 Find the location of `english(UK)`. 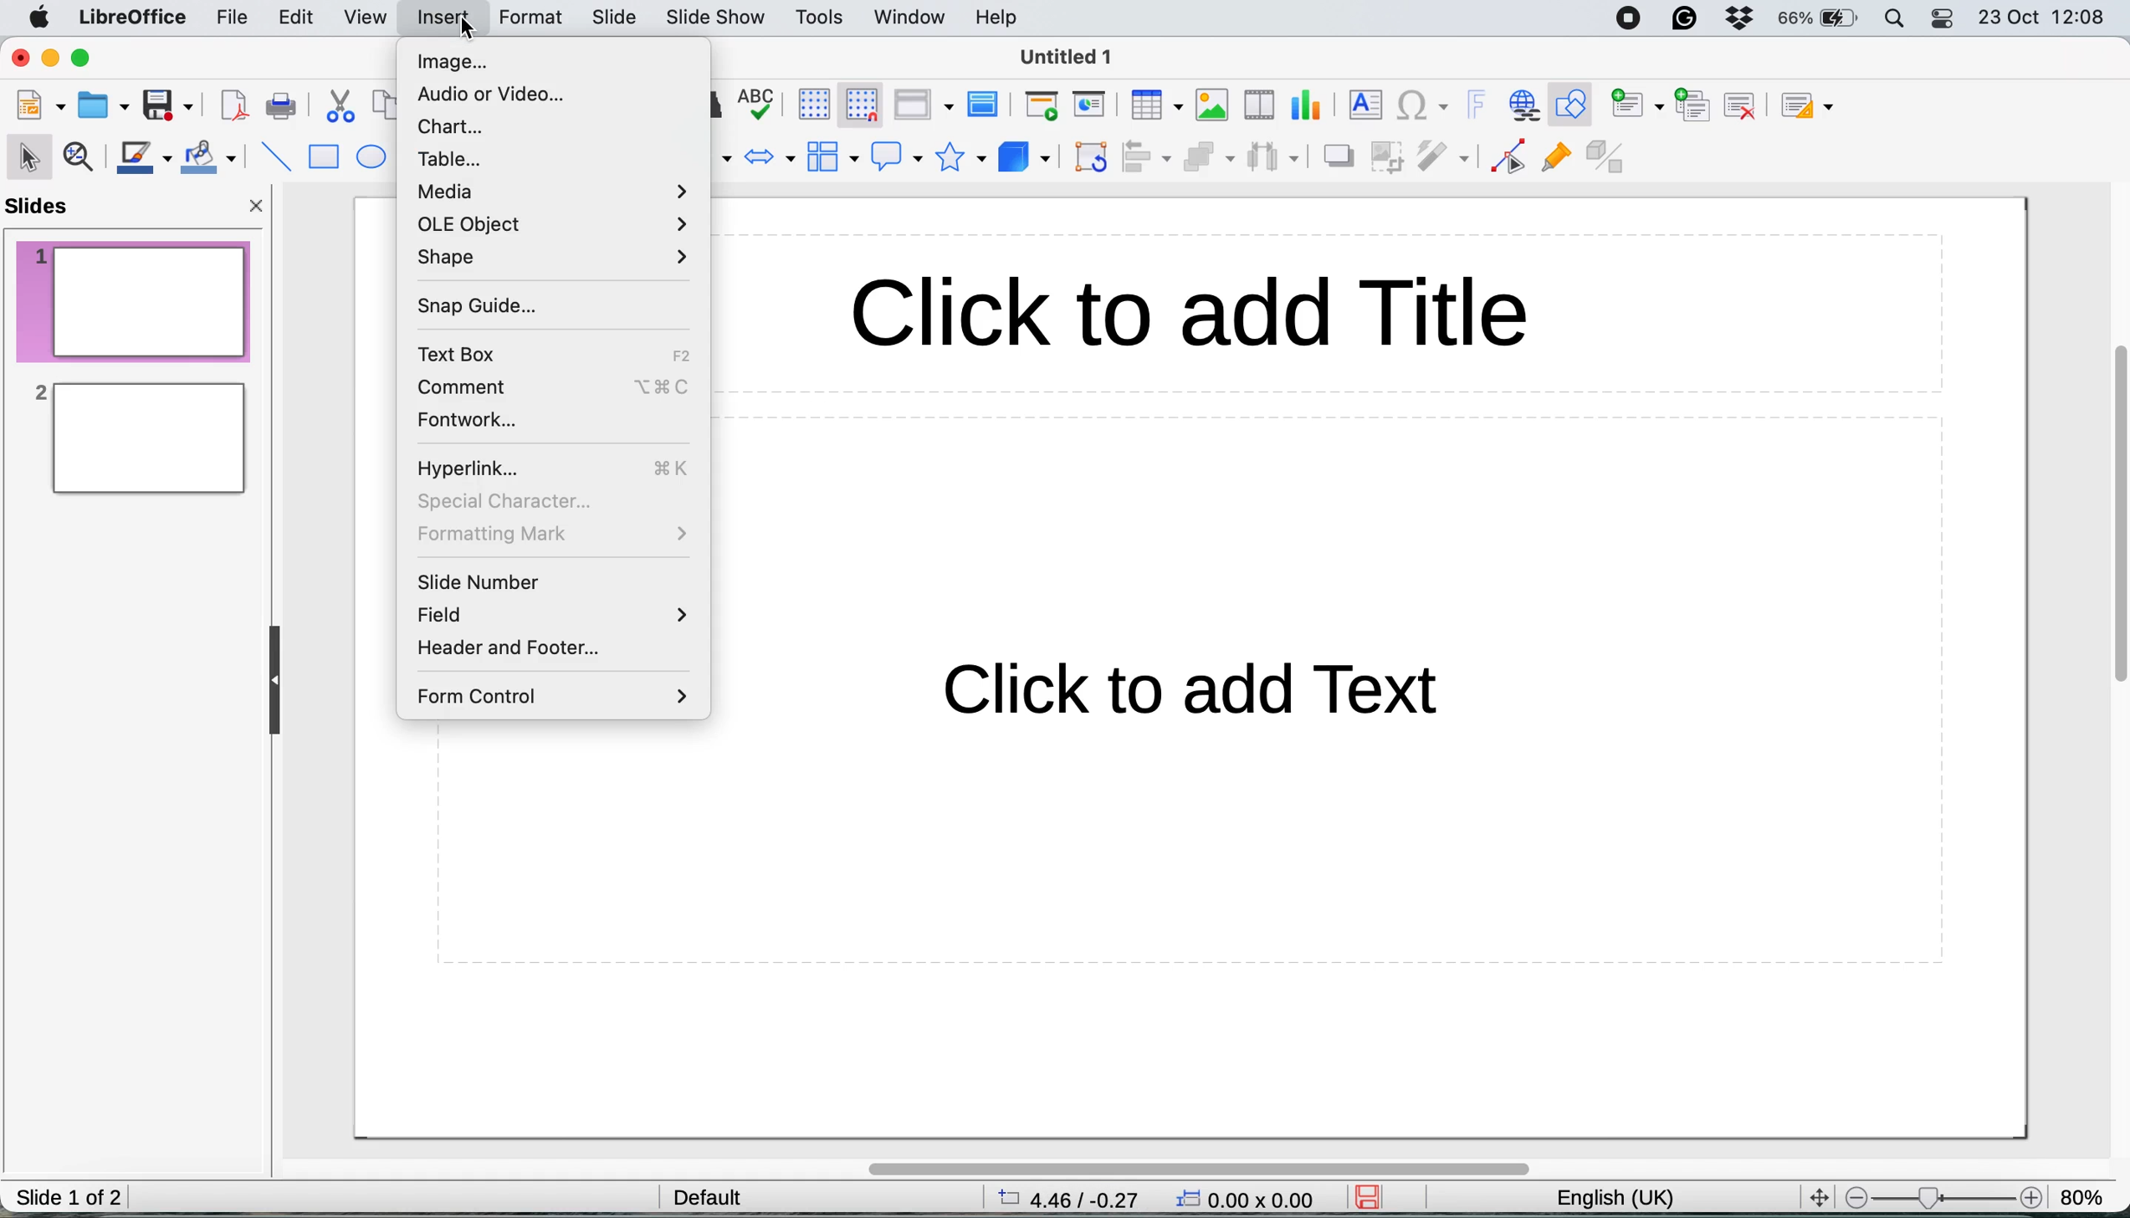

english(UK) is located at coordinates (1632, 1199).